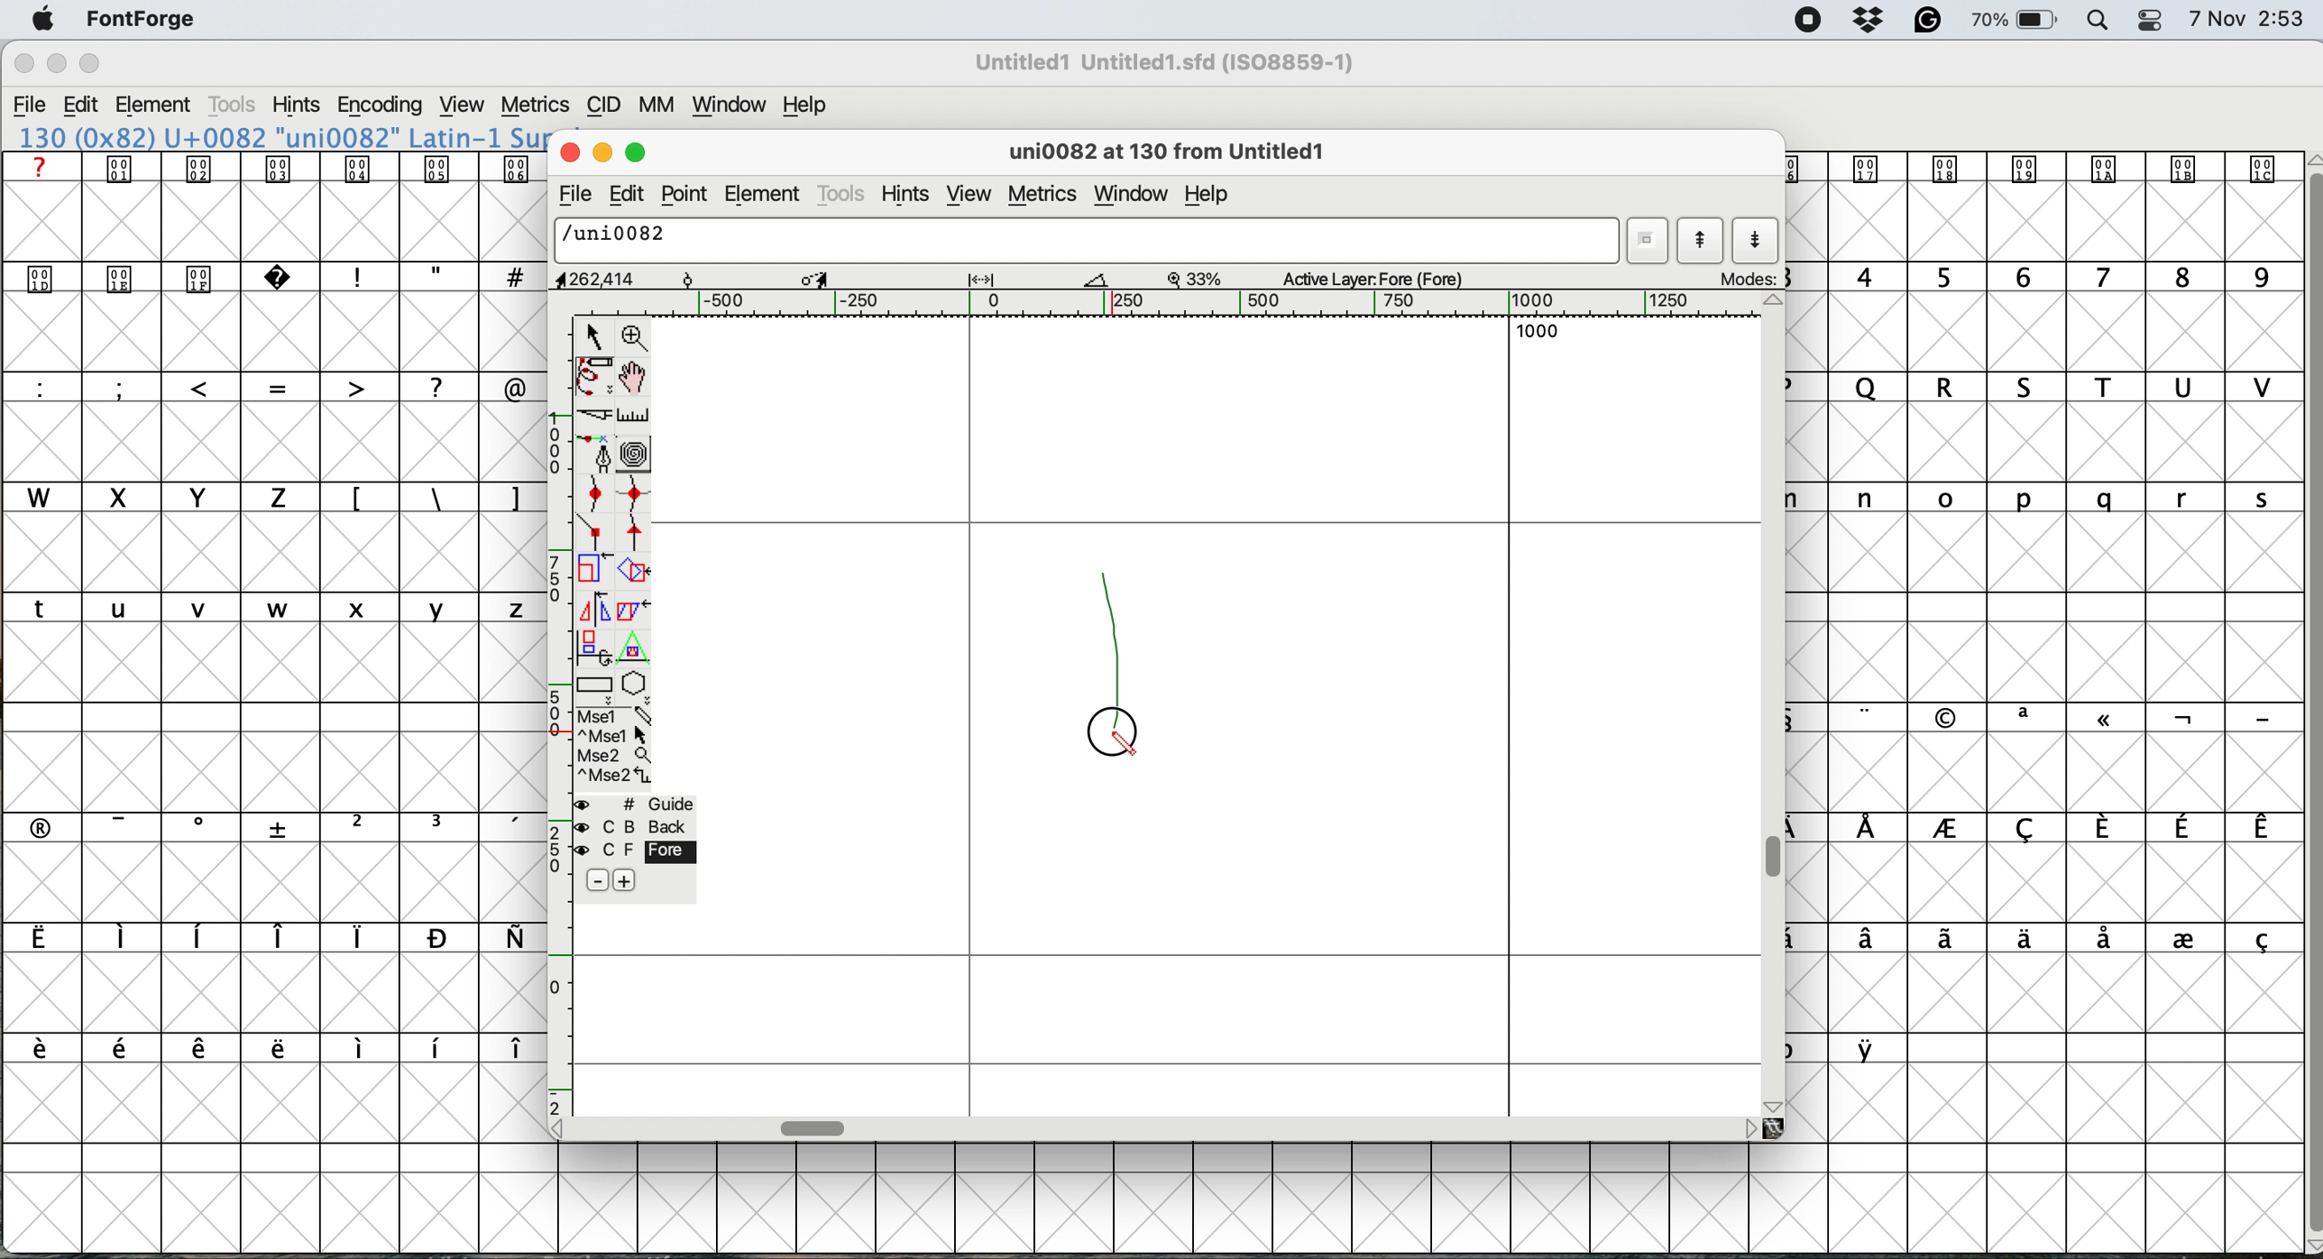  I want to click on guide, so click(639, 804).